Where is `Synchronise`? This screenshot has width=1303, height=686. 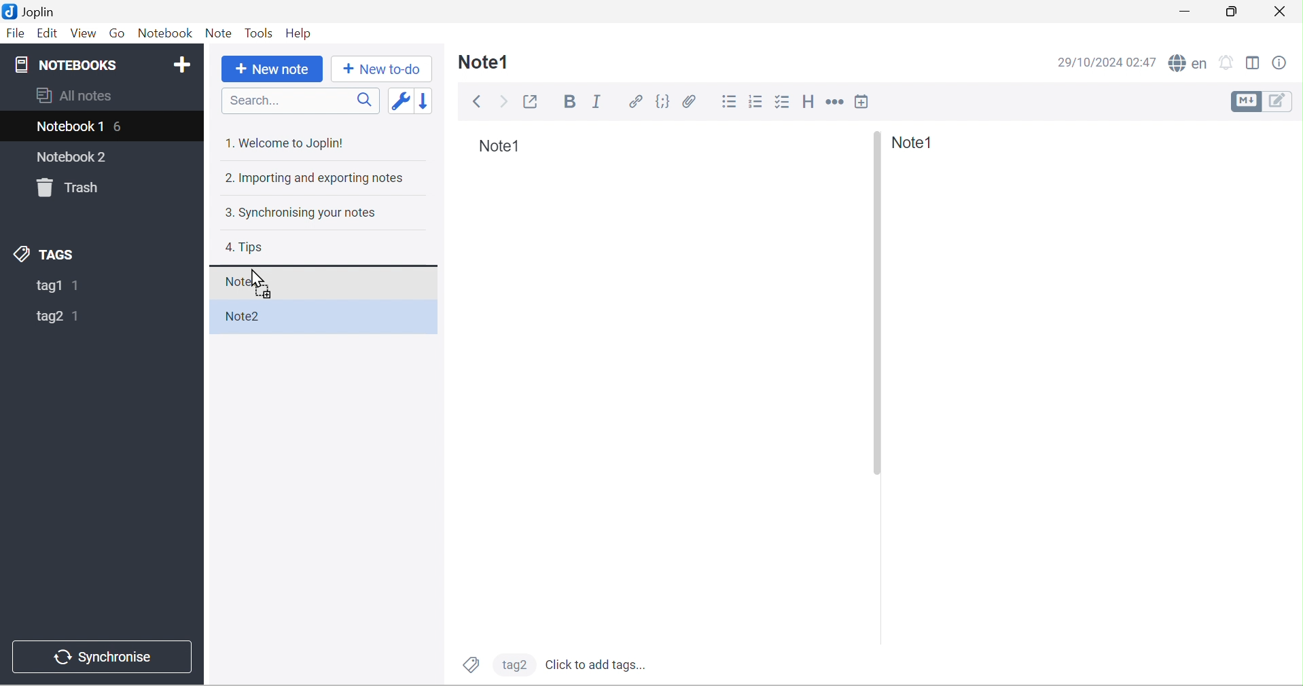
Synchronise is located at coordinates (103, 656).